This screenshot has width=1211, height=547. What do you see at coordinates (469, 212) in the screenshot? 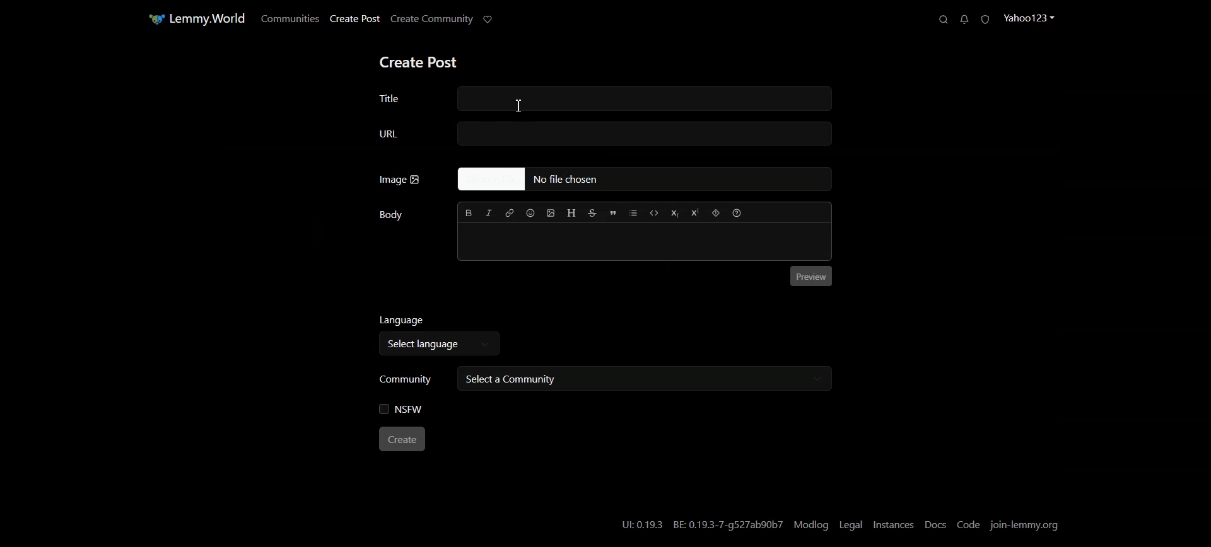
I see `Bold ` at bounding box center [469, 212].